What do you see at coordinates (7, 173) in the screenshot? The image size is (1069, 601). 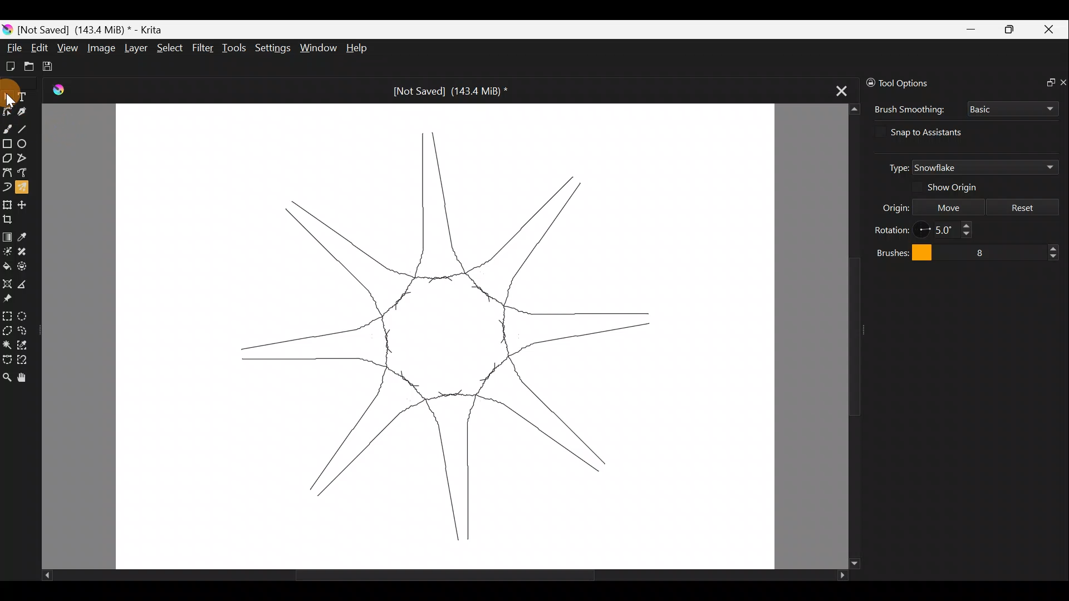 I see `Bezier curve tool` at bounding box center [7, 173].